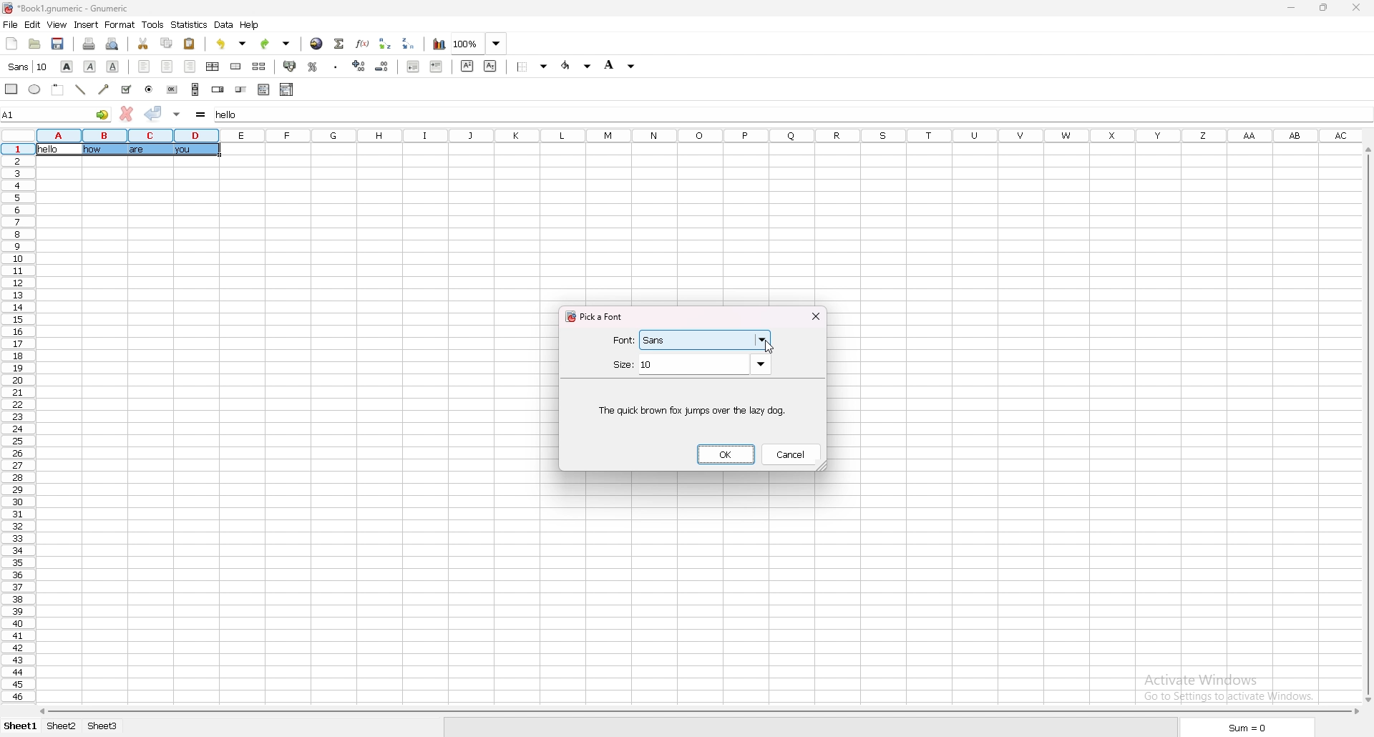  I want to click on background, so click(622, 64).